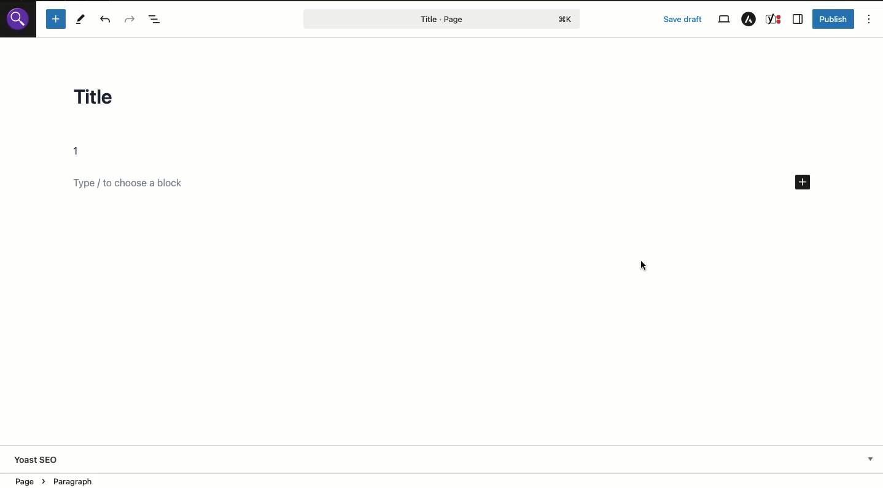  Describe the element at coordinates (834, 19) in the screenshot. I see `Publish` at that location.